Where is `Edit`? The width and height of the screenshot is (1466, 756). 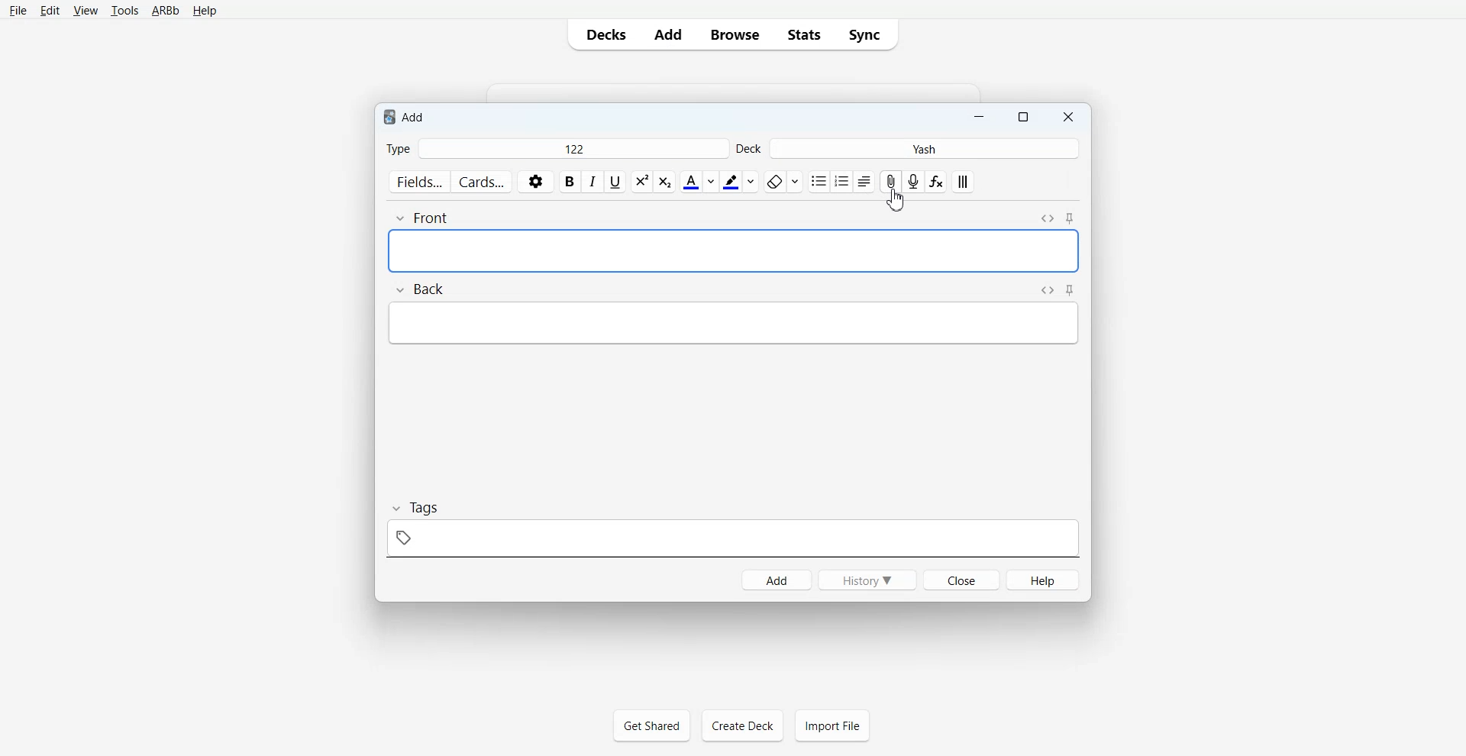
Edit is located at coordinates (49, 11).